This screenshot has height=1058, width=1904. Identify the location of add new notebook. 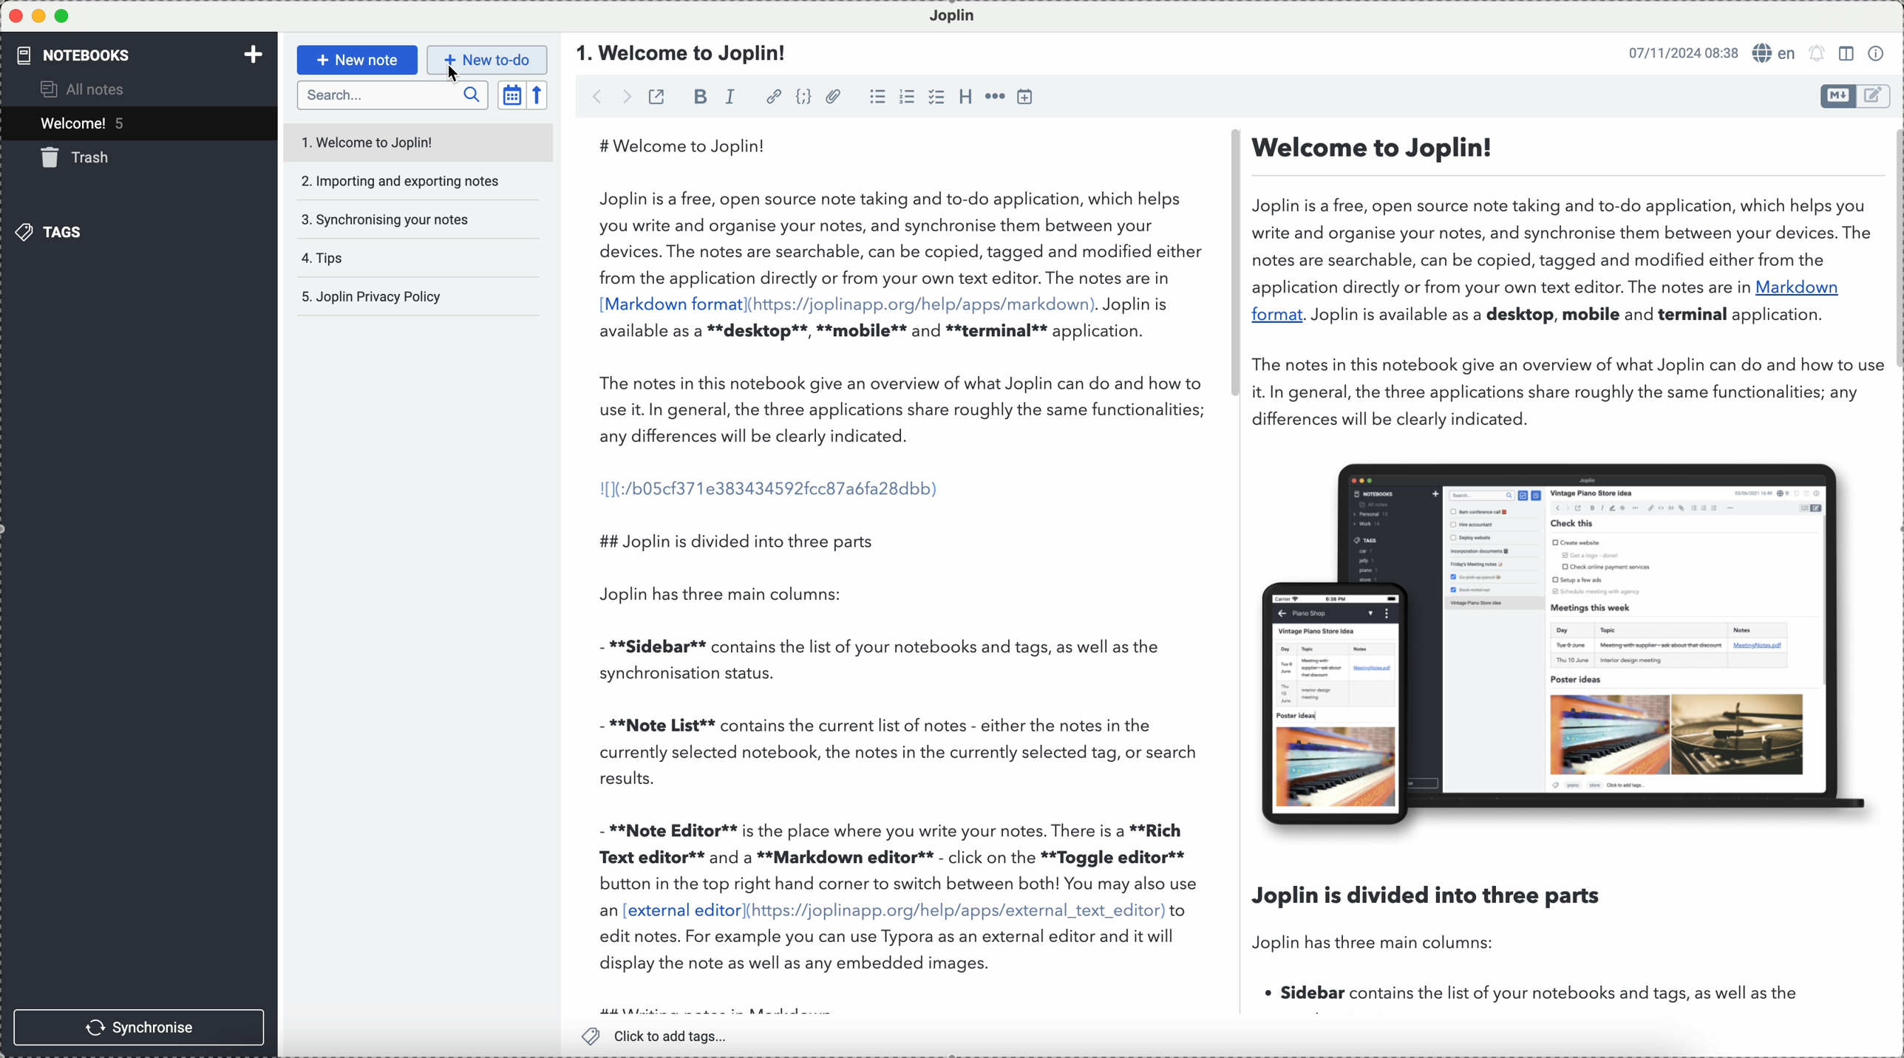
(254, 56).